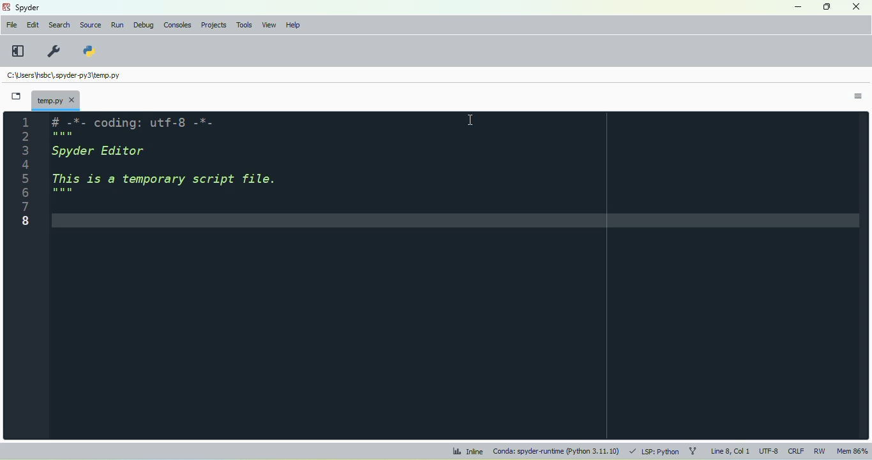 This screenshot has width=872, height=460. What do you see at coordinates (177, 25) in the screenshot?
I see `consoles` at bounding box center [177, 25].